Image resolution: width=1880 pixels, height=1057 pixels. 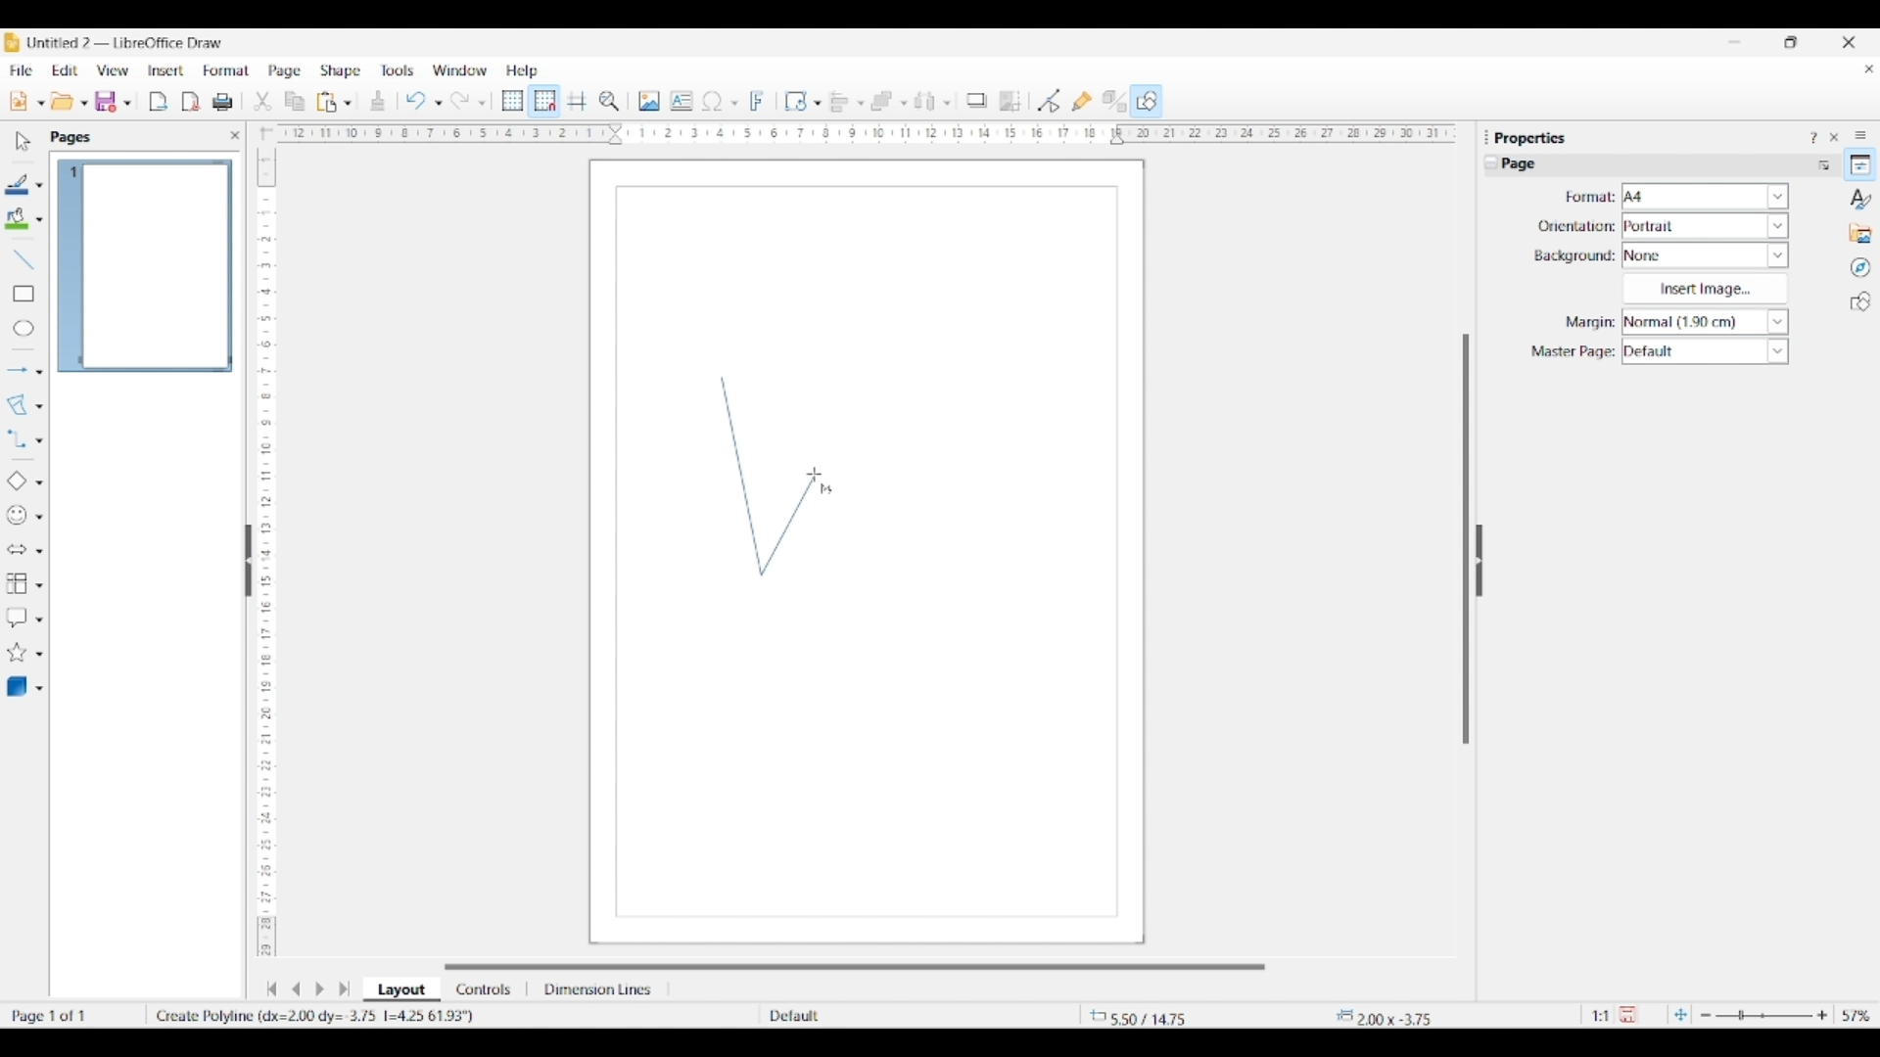 I want to click on Shapes, so click(x=1860, y=301).